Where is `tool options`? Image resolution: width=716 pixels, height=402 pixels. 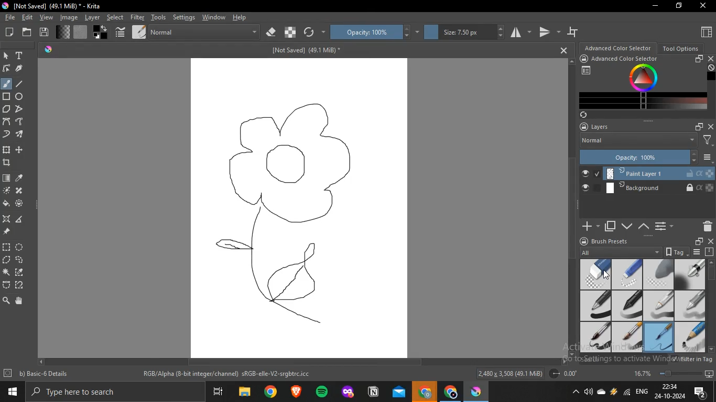
tool options is located at coordinates (681, 48).